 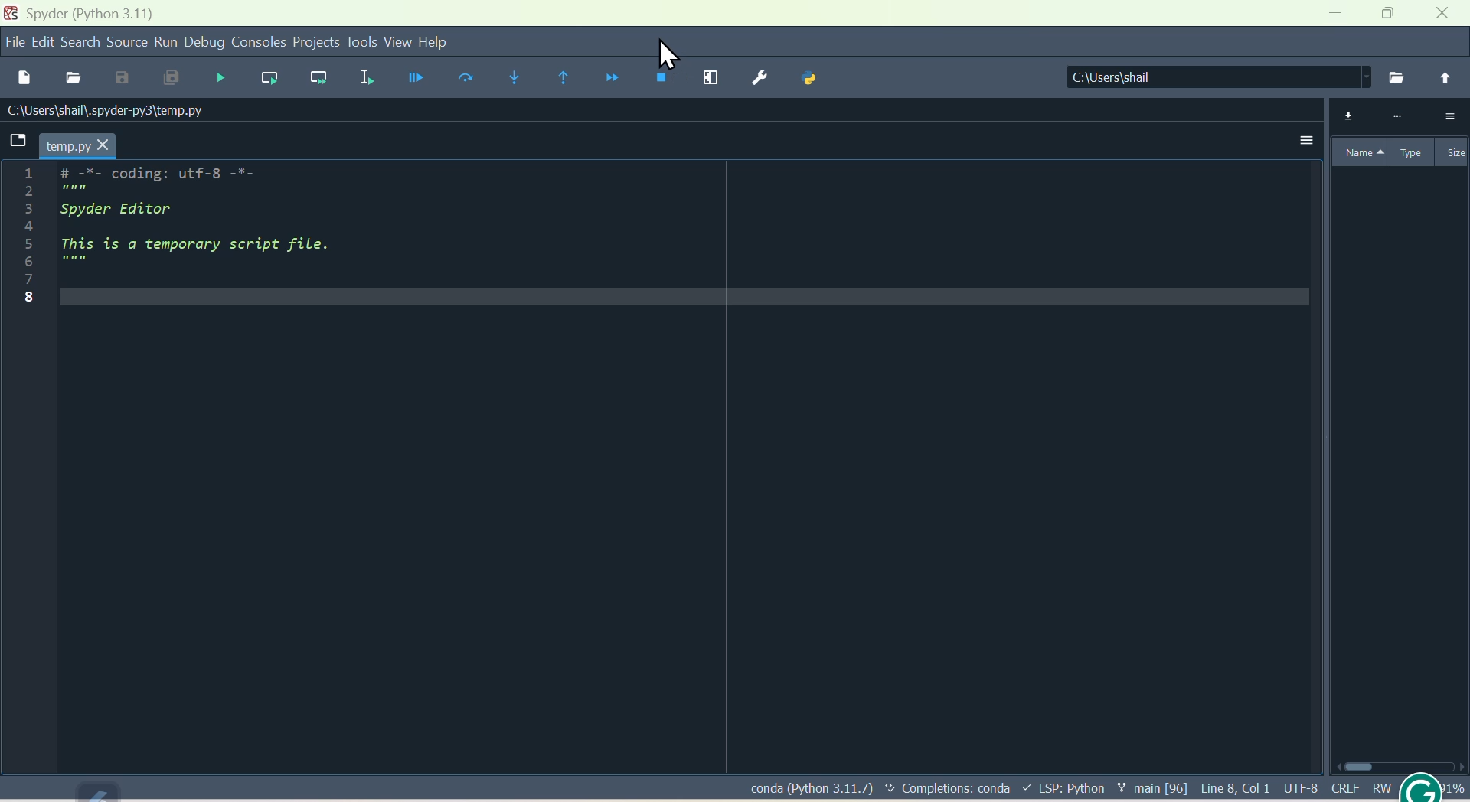 I want to click on Save all, so click(x=168, y=79).